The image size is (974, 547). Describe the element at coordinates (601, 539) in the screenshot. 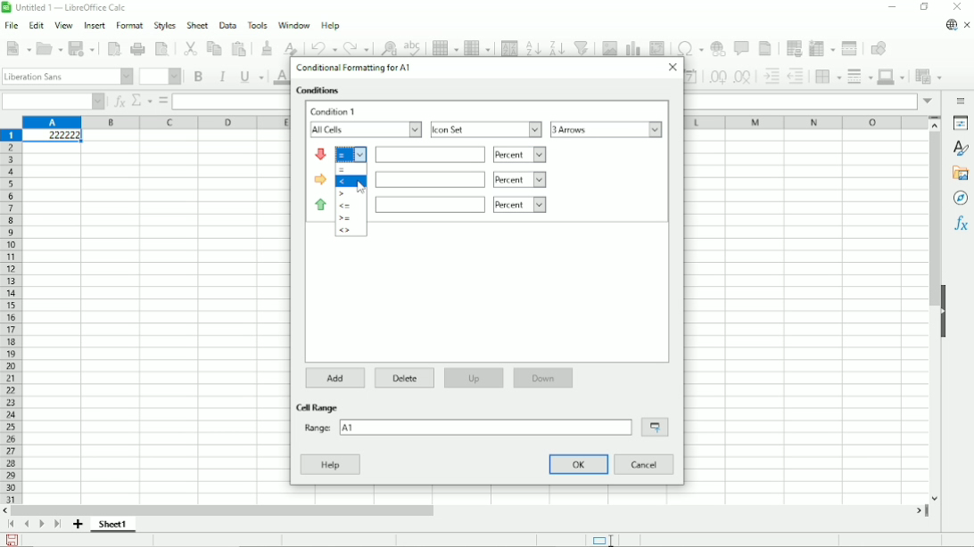

I see `Standard selection` at that location.